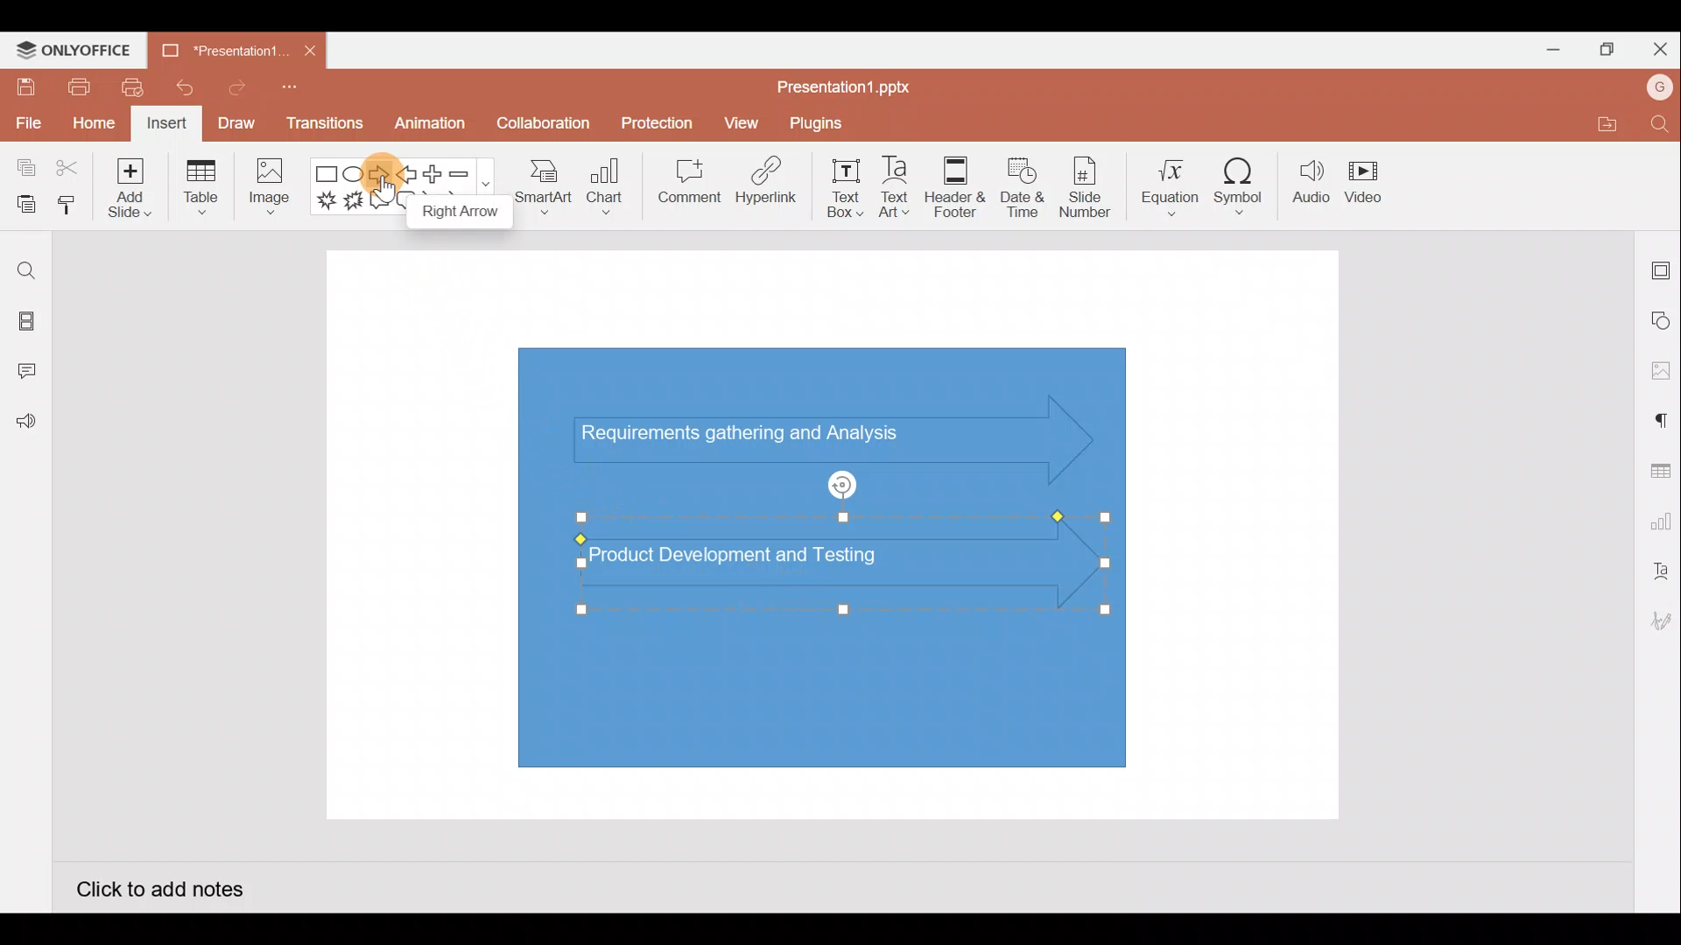 This screenshot has height=945, width=1681. I want to click on Print file, so click(77, 86).